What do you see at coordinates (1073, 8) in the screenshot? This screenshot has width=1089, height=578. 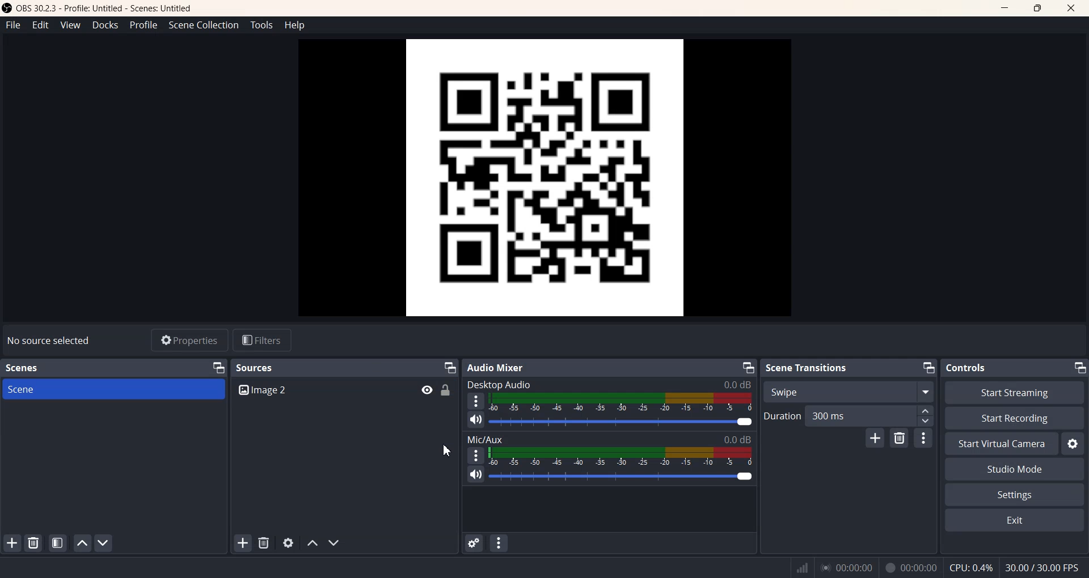 I see `Exit` at bounding box center [1073, 8].